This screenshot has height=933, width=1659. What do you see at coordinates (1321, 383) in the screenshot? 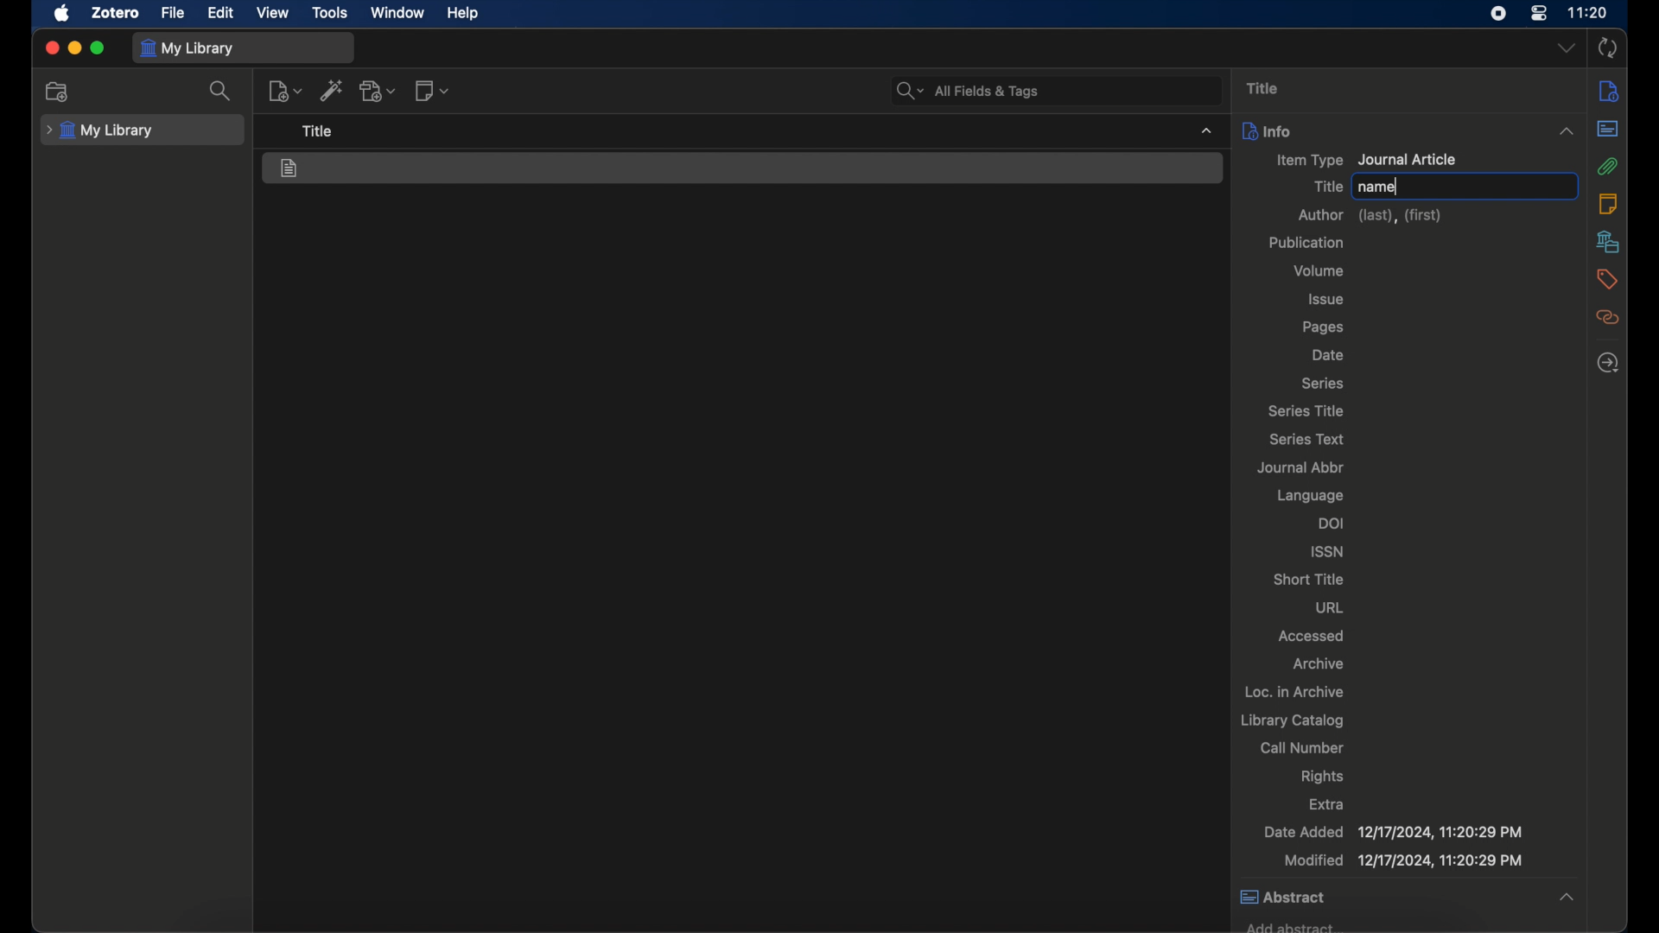
I see `series` at bounding box center [1321, 383].